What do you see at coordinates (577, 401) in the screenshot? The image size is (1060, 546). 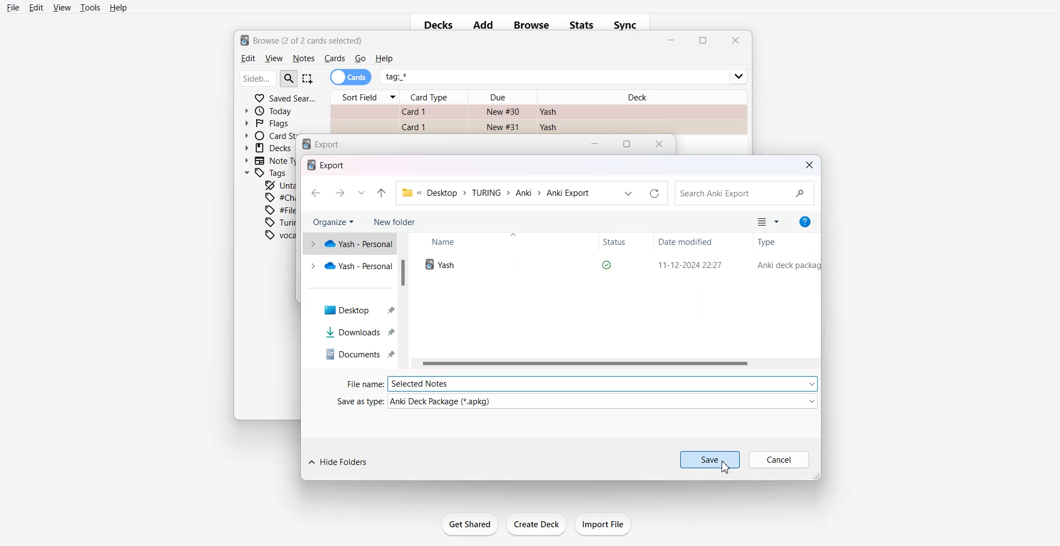 I see `Save as type` at bounding box center [577, 401].